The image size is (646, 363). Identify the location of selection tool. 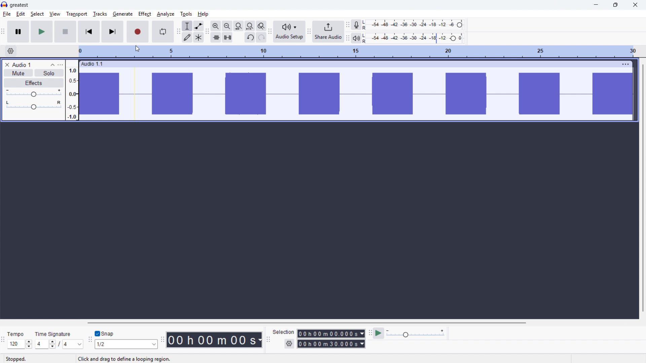
(187, 26).